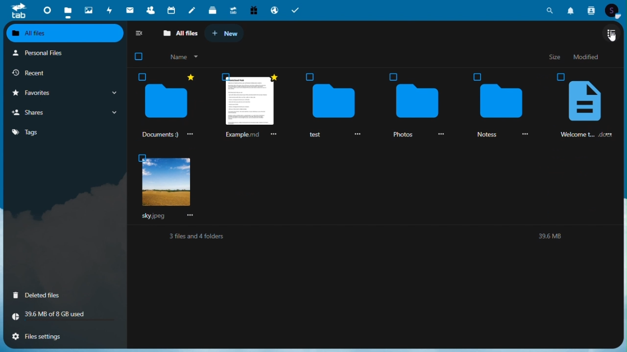  What do you see at coordinates (65, 34) in the screenshot?
I see `all files` at bounding box center [65, 34].